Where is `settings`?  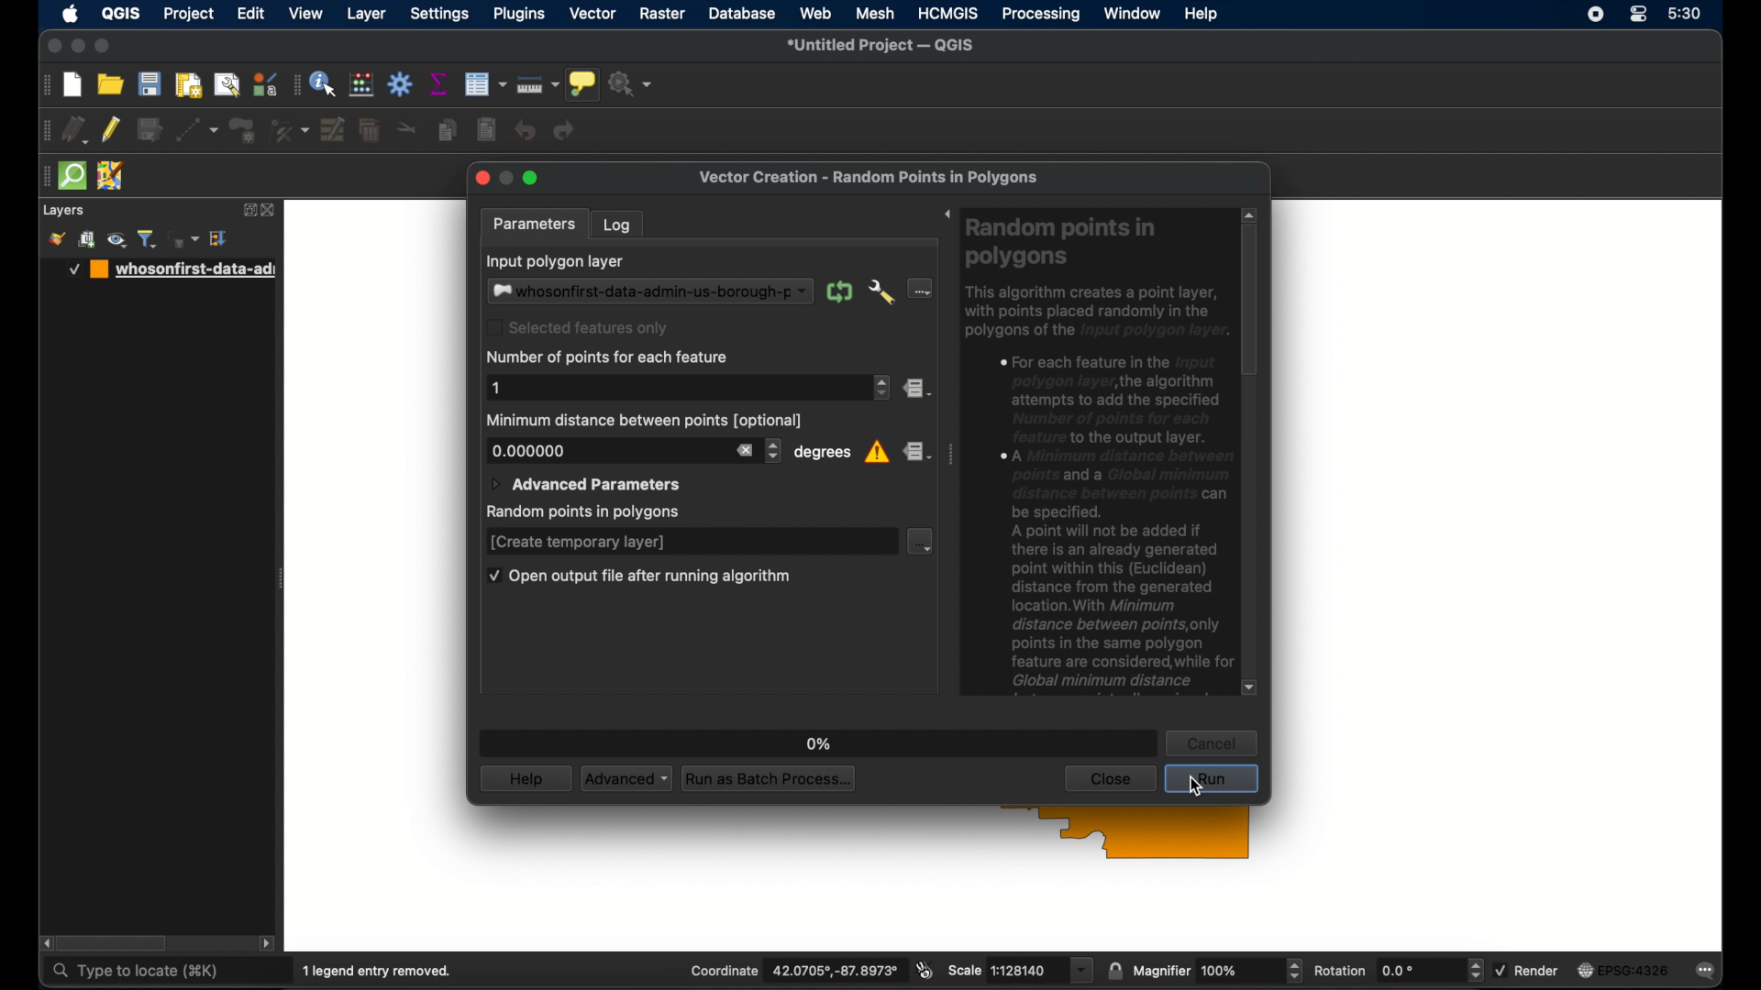 settings is located at coordinates (442, 14).